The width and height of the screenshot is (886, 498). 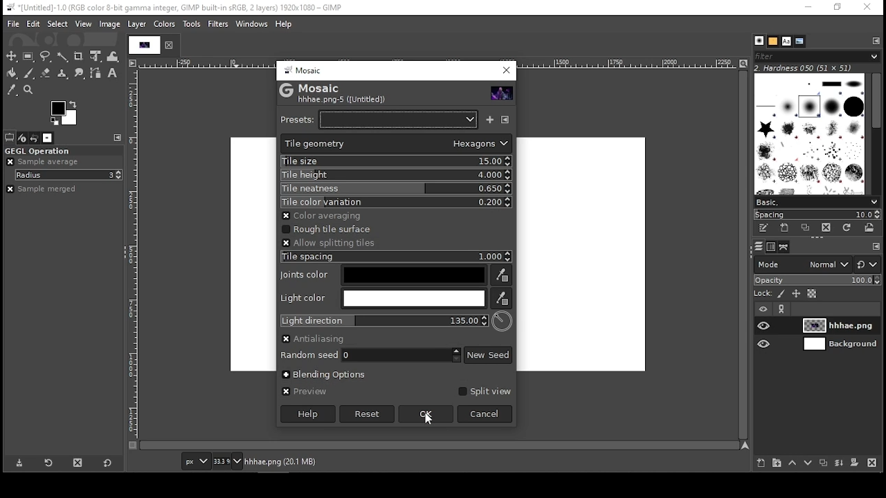 I want to click on heal tool, so click(x=64, y=74).